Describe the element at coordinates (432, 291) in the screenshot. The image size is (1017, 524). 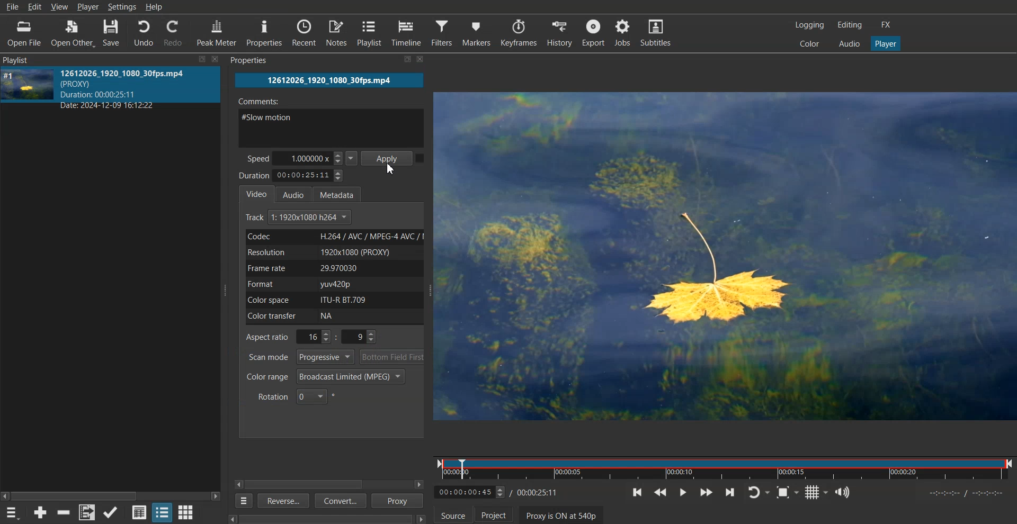
I see `Drag handle` at that location.